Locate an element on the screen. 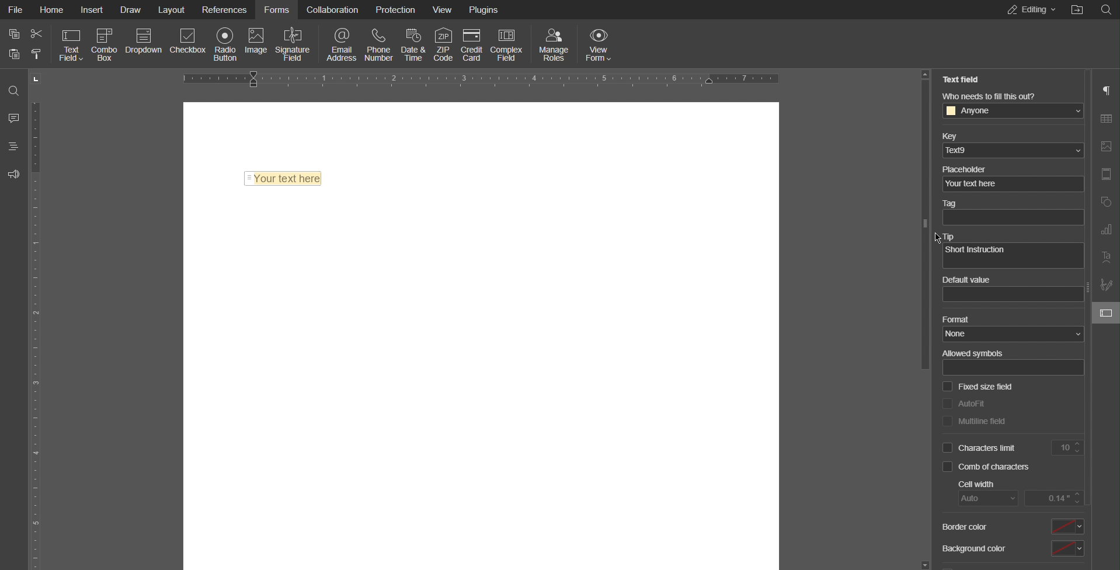 Image resolution: width=1120 pixels, height=570 pixels. Short Instruction is located at coordinates (977, 250).